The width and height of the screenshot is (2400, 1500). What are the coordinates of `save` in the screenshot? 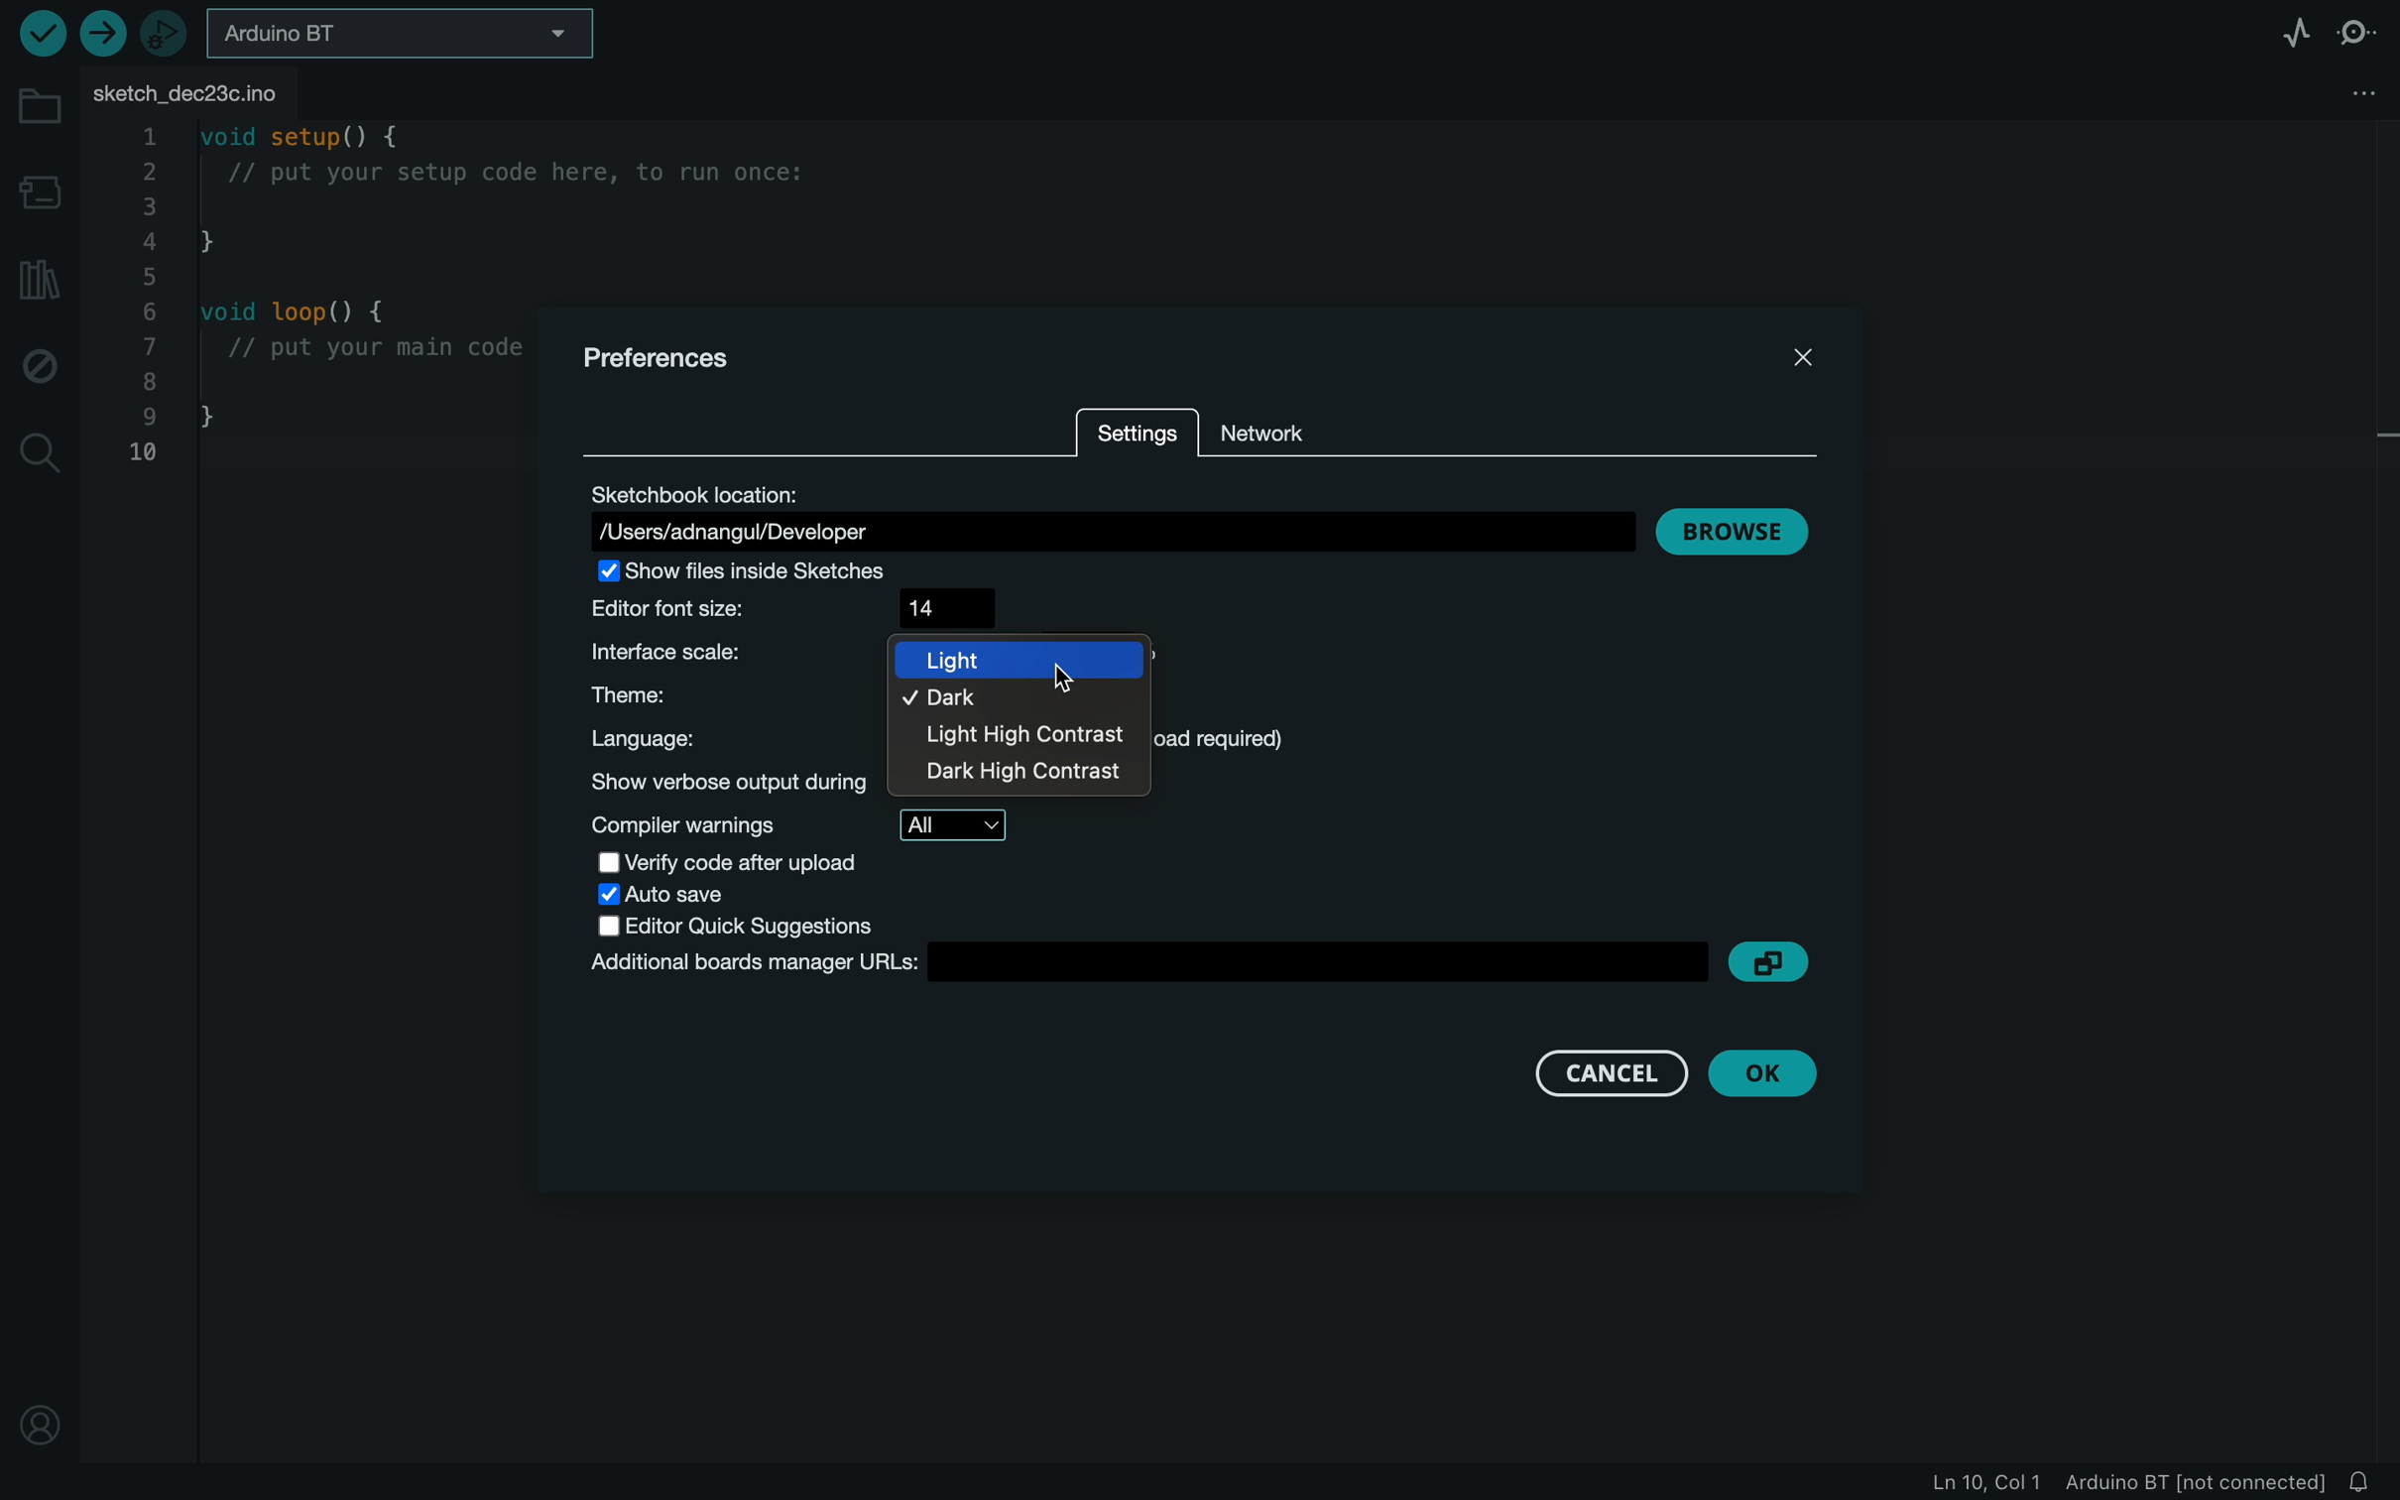 It's located at (699, 895).